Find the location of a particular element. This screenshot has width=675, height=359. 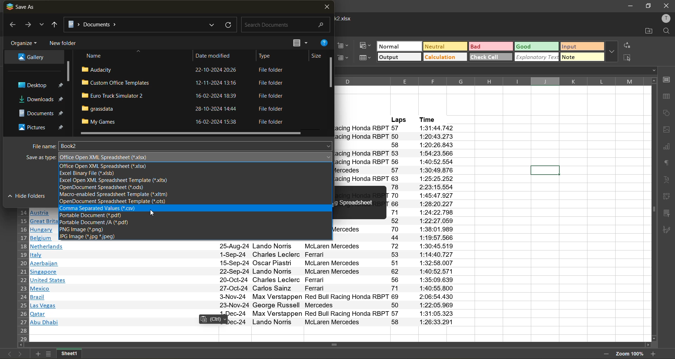

open location is located at coordinates (645, 30).